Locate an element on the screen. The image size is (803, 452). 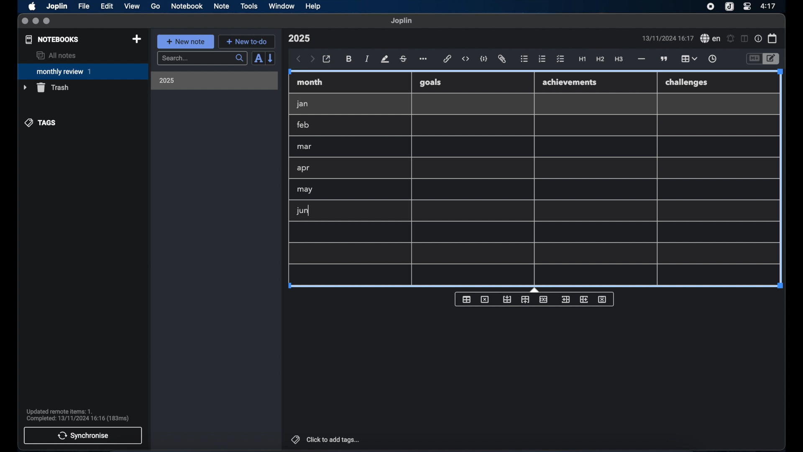
italic is located at coordinates (367, 59).